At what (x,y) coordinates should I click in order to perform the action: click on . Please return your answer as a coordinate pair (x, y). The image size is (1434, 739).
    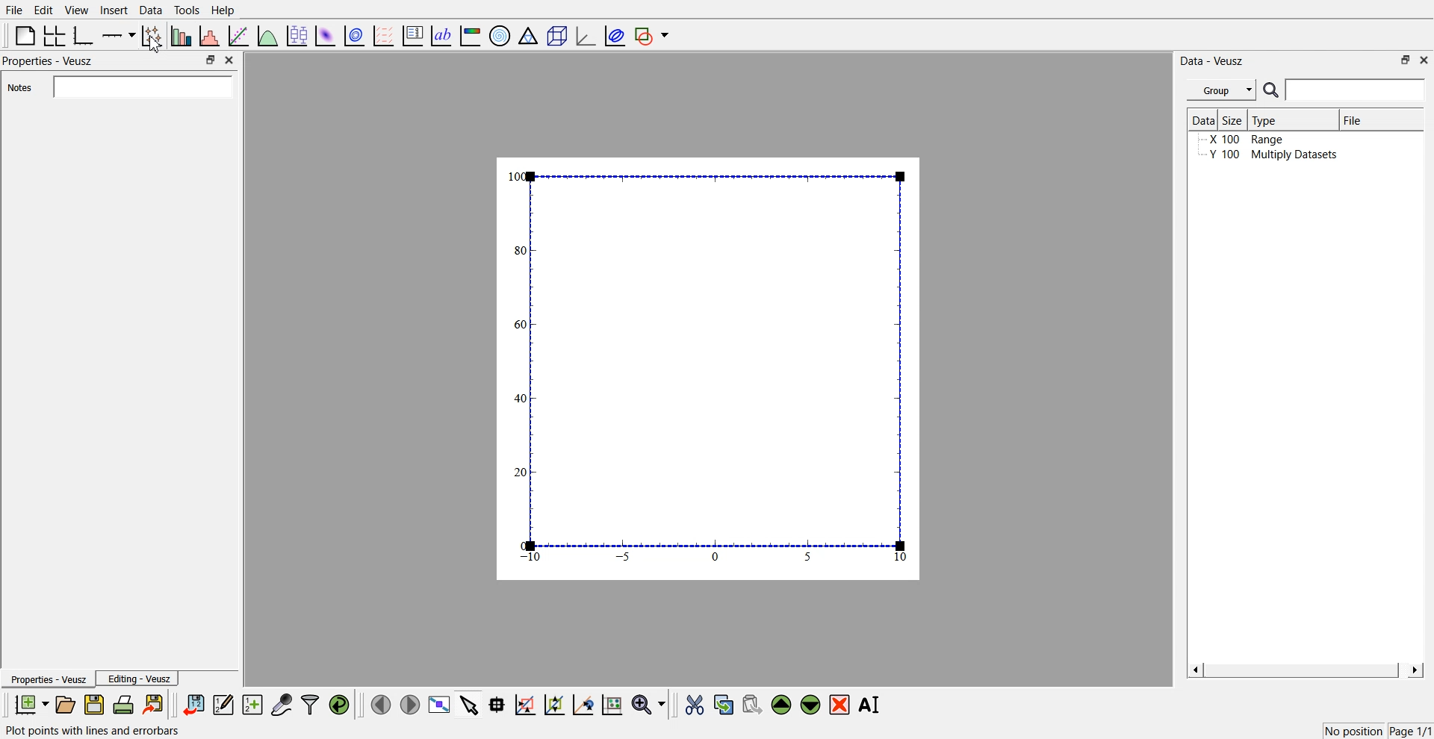
    Looking at the image, I should click on (1221, 90).